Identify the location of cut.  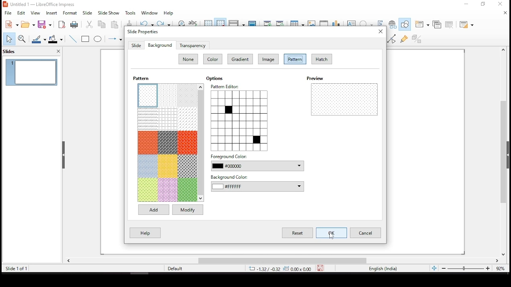
(89, 24).